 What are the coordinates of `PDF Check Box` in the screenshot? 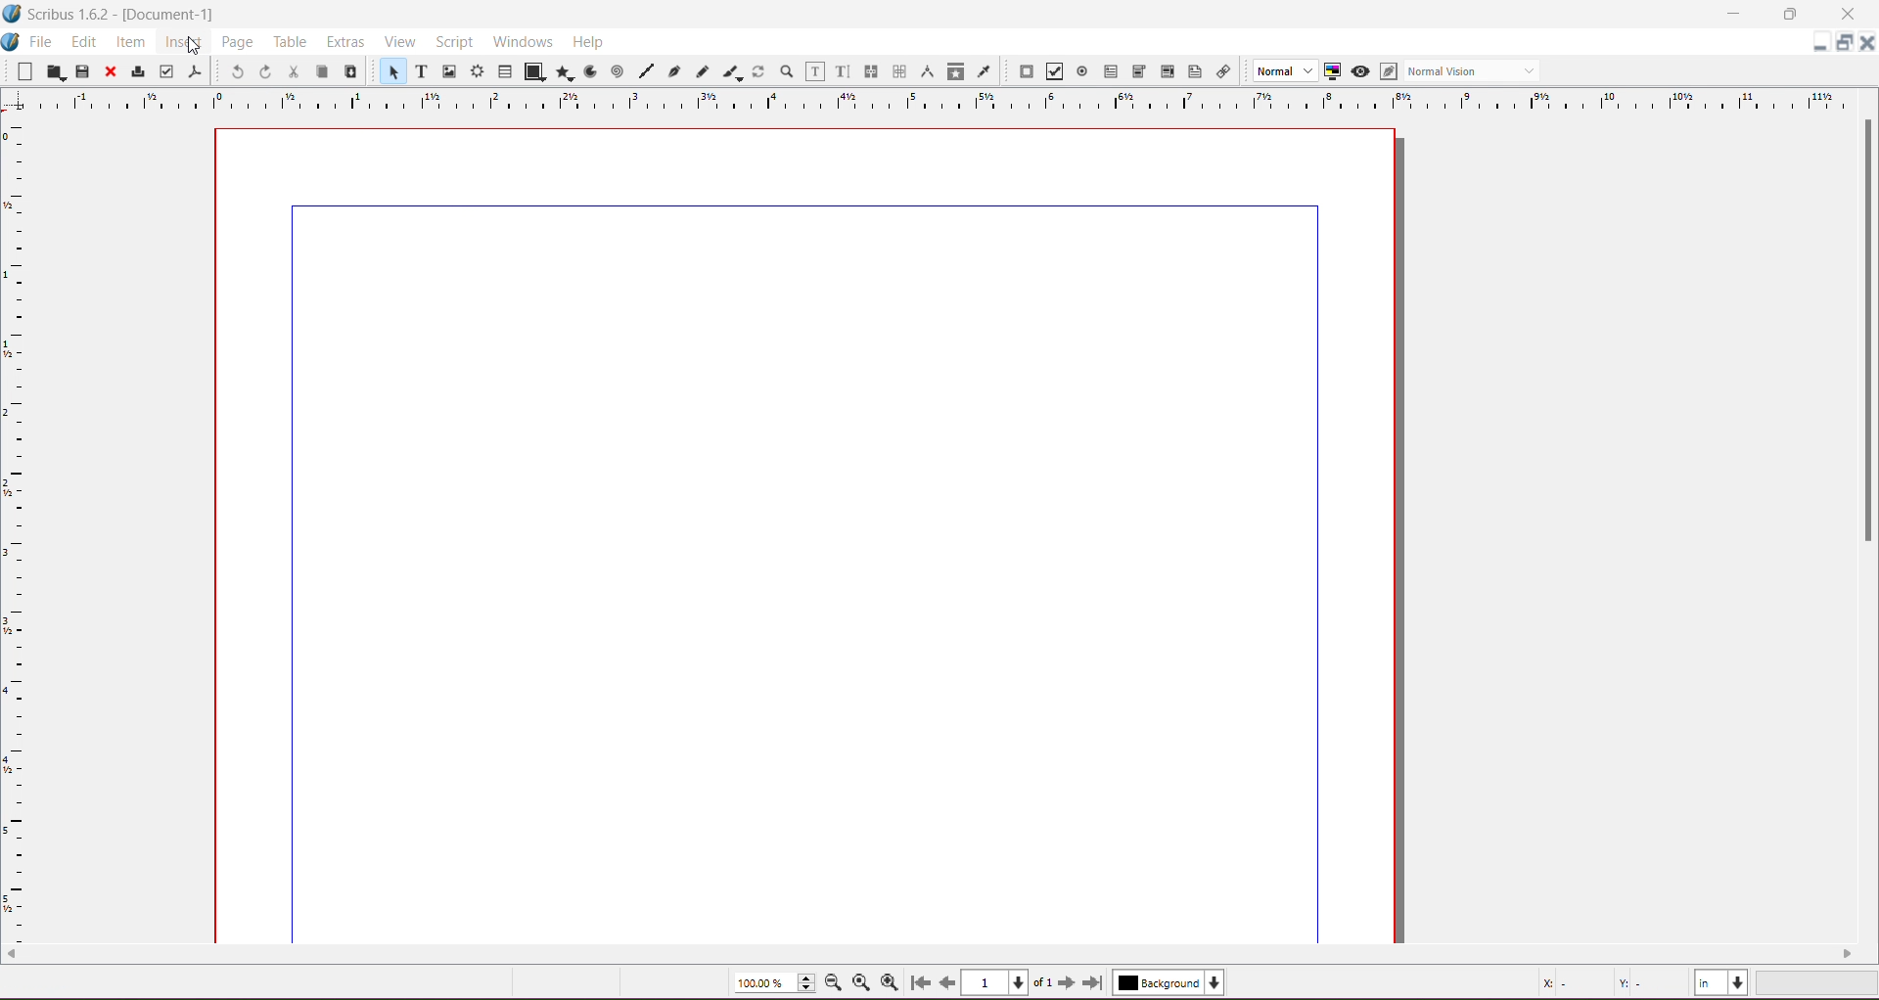 It's located at (1054, 71).